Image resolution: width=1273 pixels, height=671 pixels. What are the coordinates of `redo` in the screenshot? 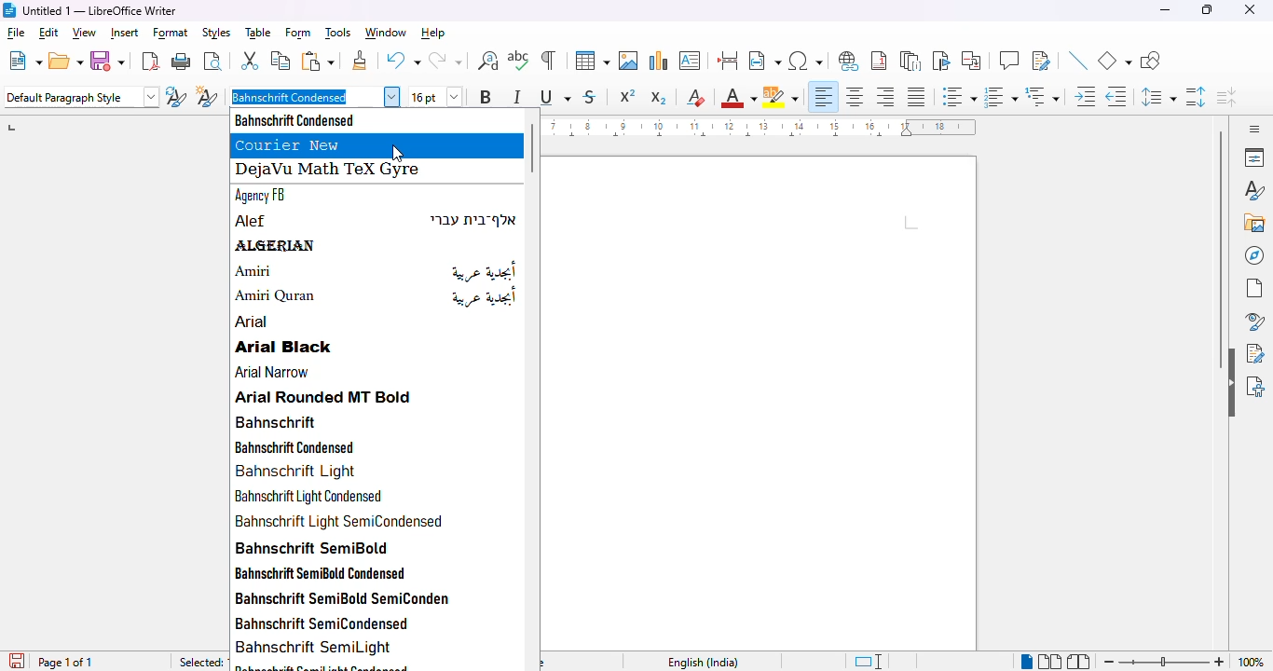 It's located at (445, 61).